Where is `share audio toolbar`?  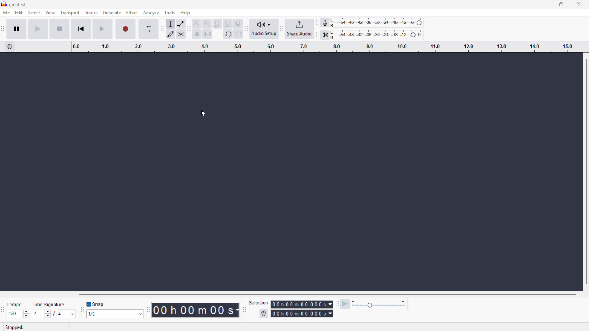 share audio toolbar is located at coordinates (282, 29).